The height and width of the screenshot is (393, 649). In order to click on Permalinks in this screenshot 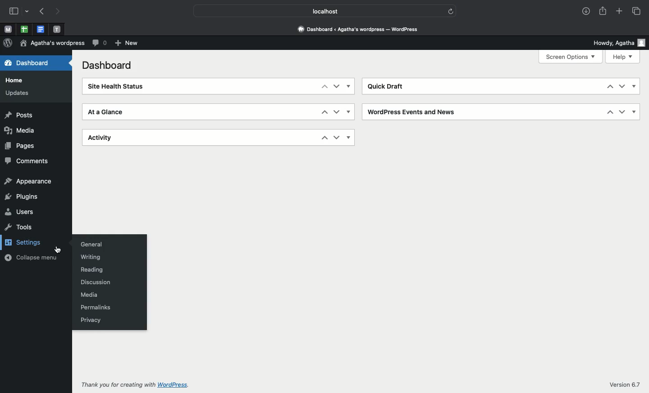, I will do `click(97, 307)`.